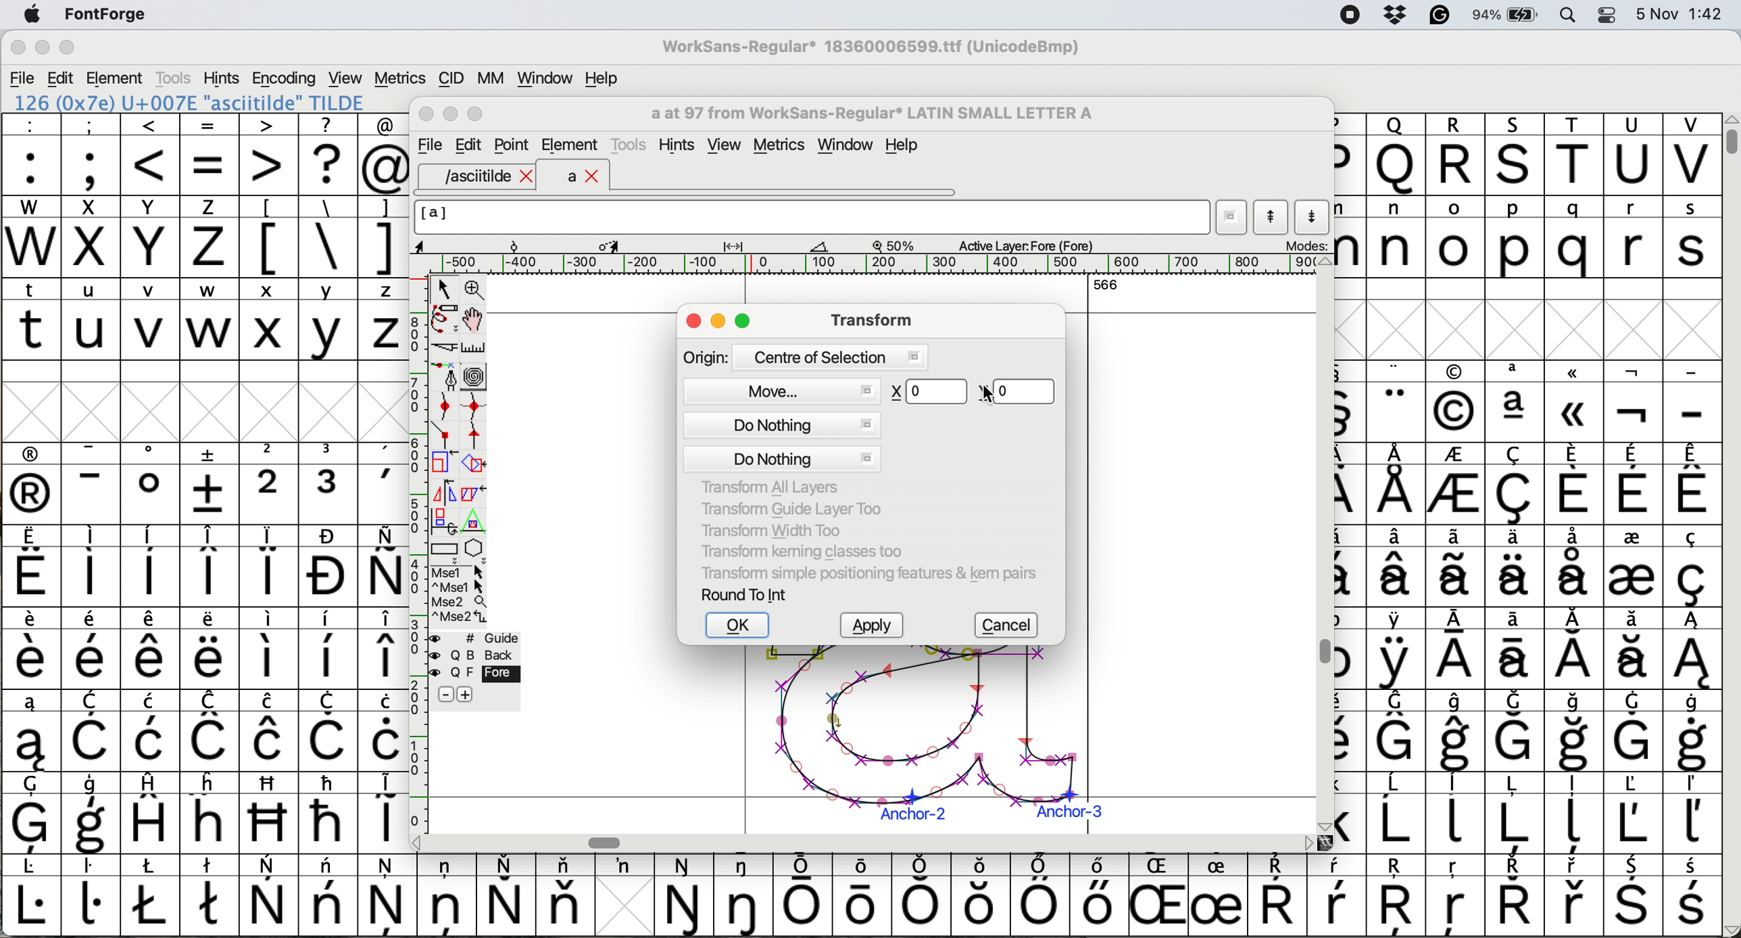 The image size is (1741, 938). I want to click on w, so click(210, 320).